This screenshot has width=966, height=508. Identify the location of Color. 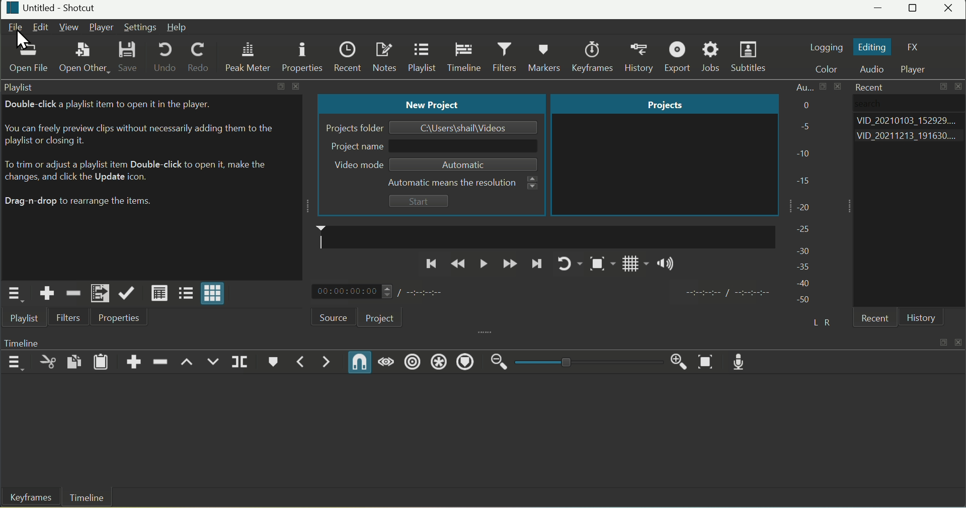
(831, 69).